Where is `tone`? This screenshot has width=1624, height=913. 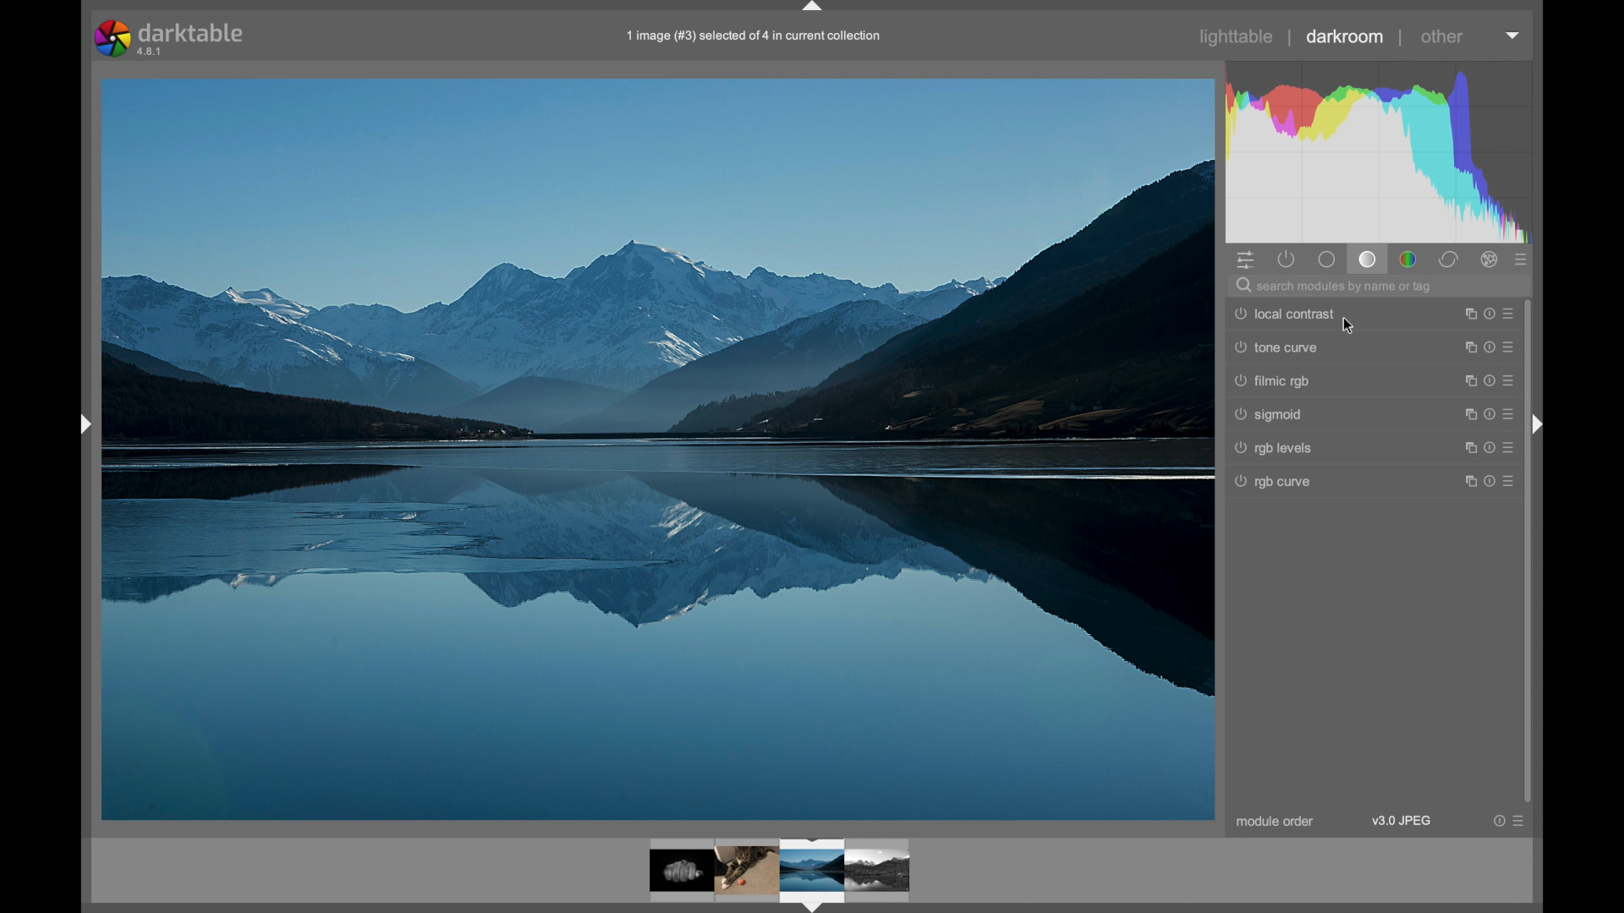
tone is located at coordinates (1367, 260).